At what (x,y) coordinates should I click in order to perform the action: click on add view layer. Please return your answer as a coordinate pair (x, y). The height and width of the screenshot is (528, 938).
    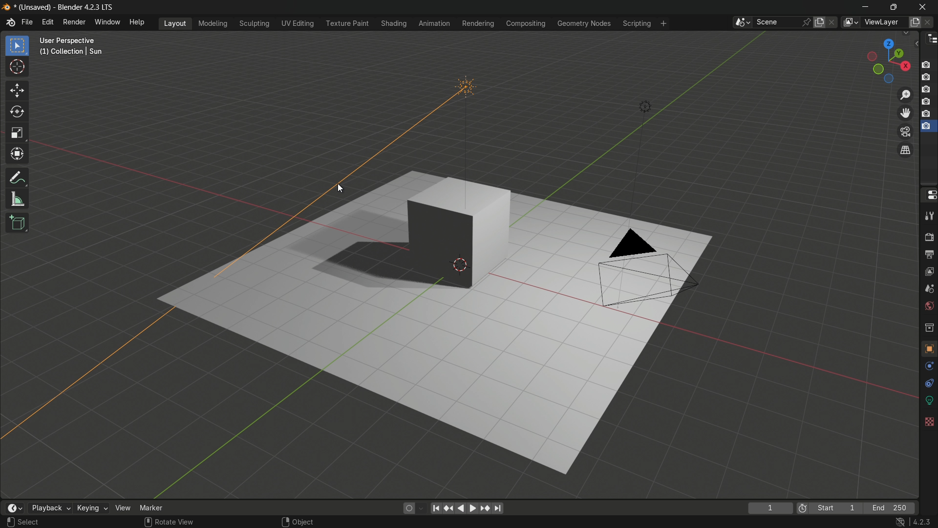
    Looking at the image, I should click on (915, 22).